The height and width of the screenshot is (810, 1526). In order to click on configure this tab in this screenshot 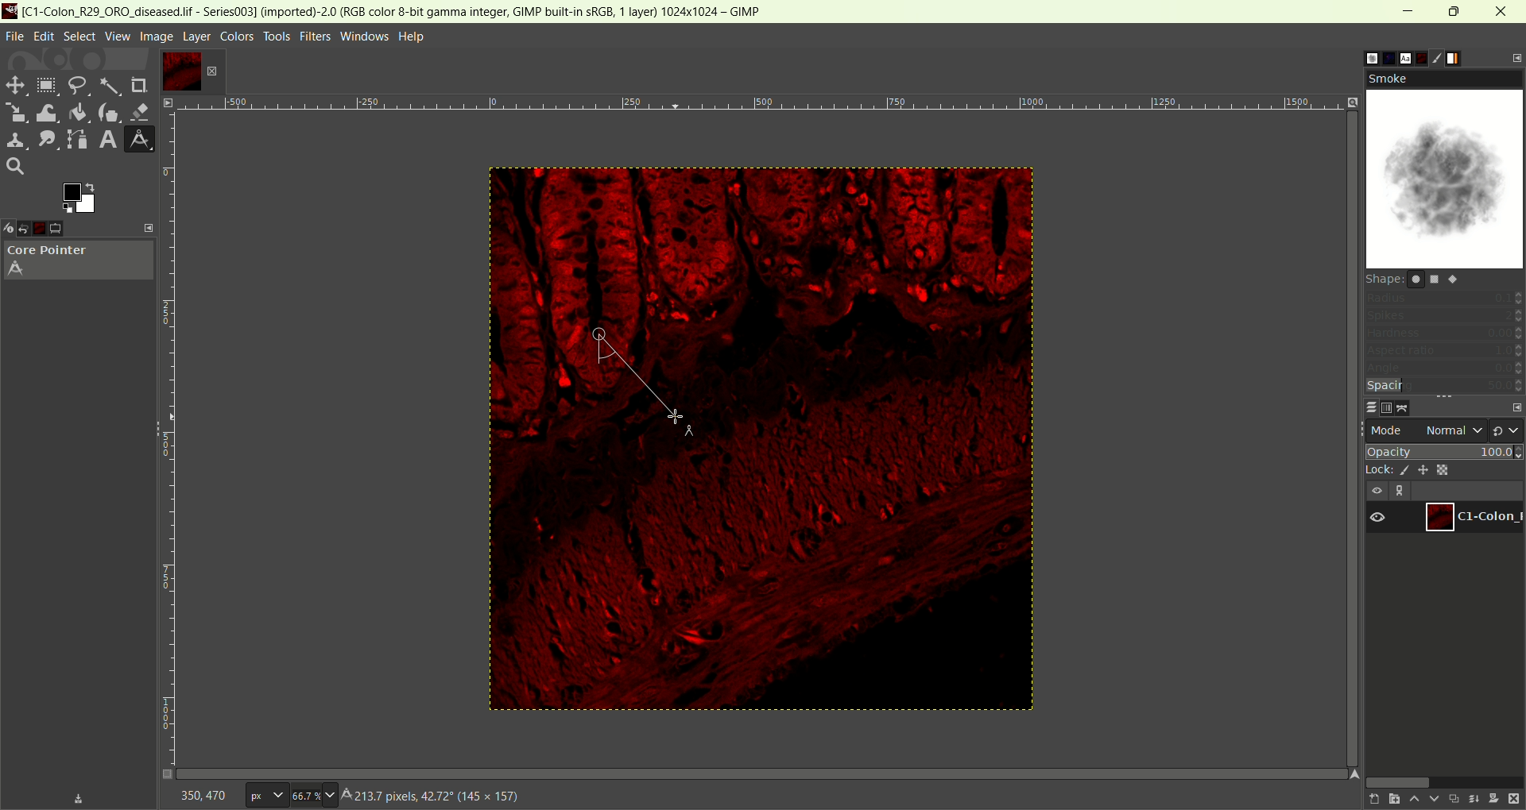, I will do `click(1514, 59)`.